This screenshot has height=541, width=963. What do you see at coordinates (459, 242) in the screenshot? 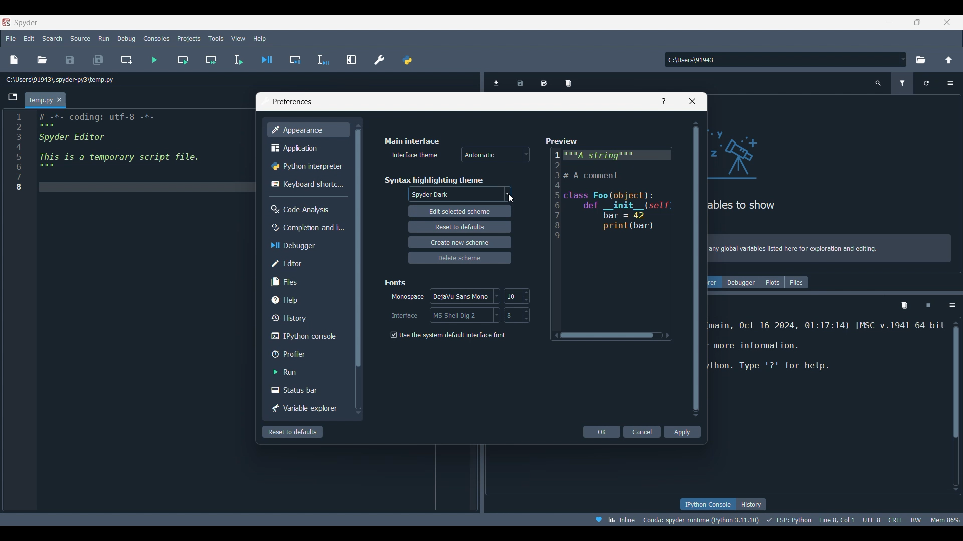
I see `create new scheme` at bounding box center [459, 242].